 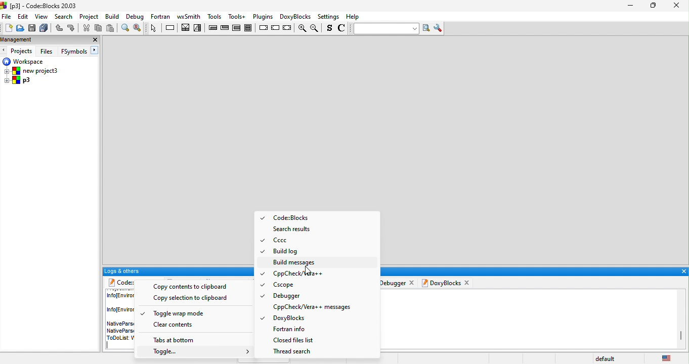 I want to click on select, so click(x=154, y=28).